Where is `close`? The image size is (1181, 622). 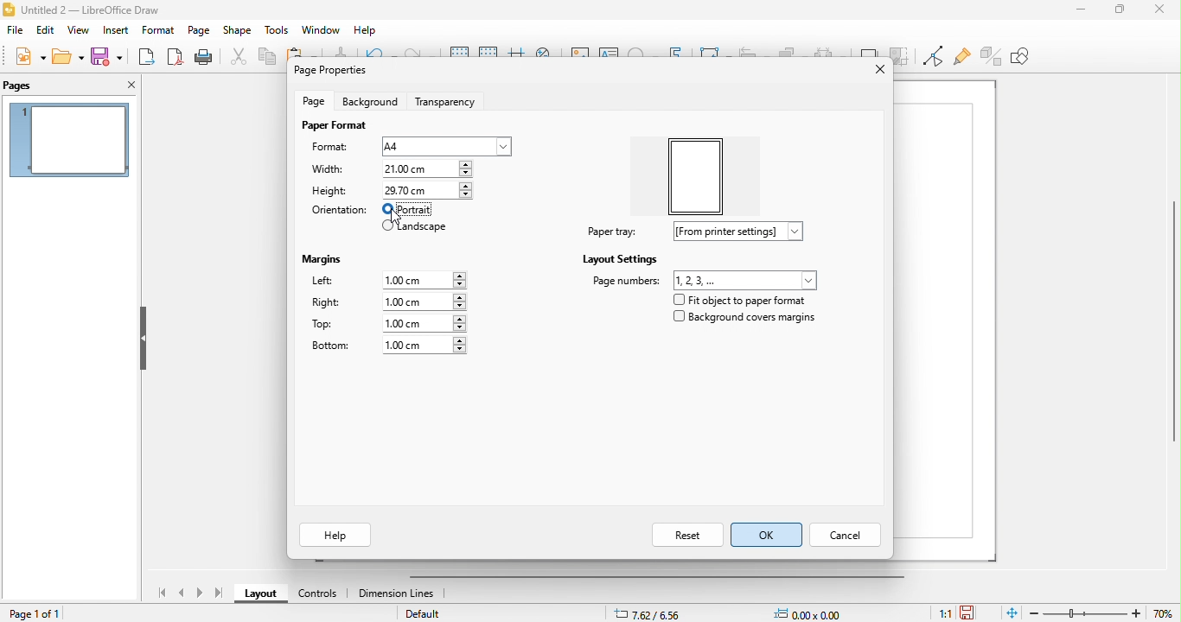
close is located at coordinates (1154, 12).